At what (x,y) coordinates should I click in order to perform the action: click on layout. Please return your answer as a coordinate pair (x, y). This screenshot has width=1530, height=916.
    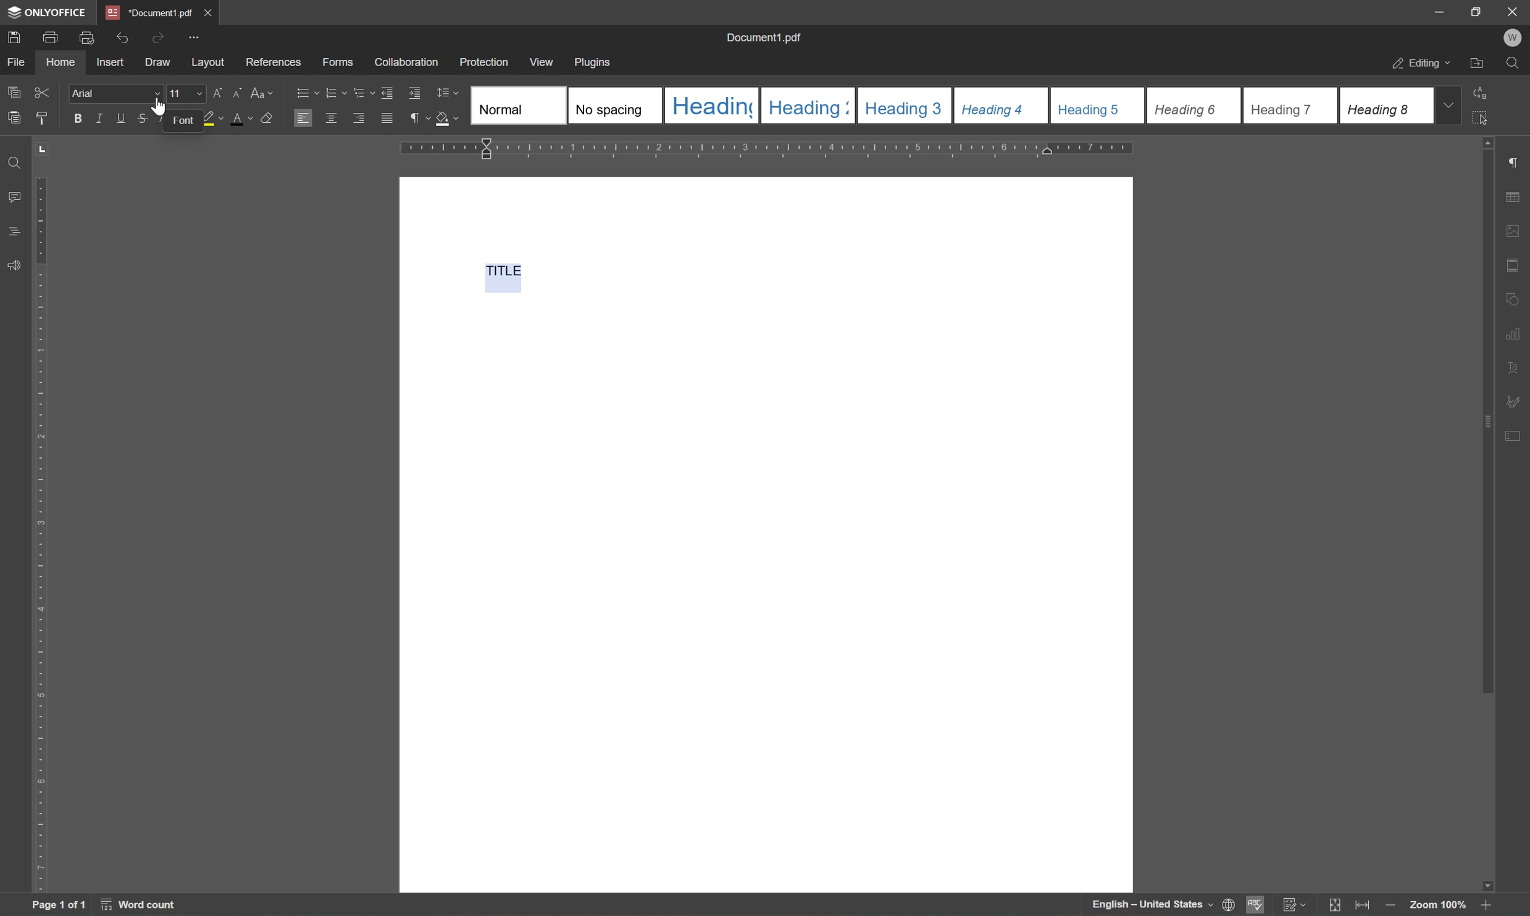
    Looking at the image, I should click on (207, 65).